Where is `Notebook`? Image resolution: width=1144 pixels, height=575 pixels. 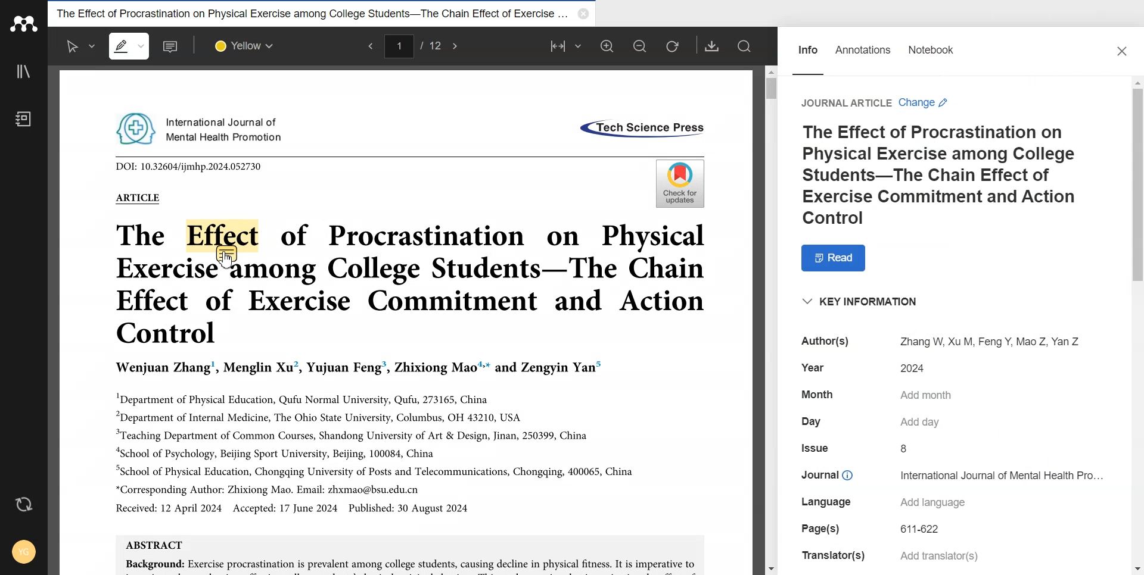
Notebook is located at coordinates (933, 52).